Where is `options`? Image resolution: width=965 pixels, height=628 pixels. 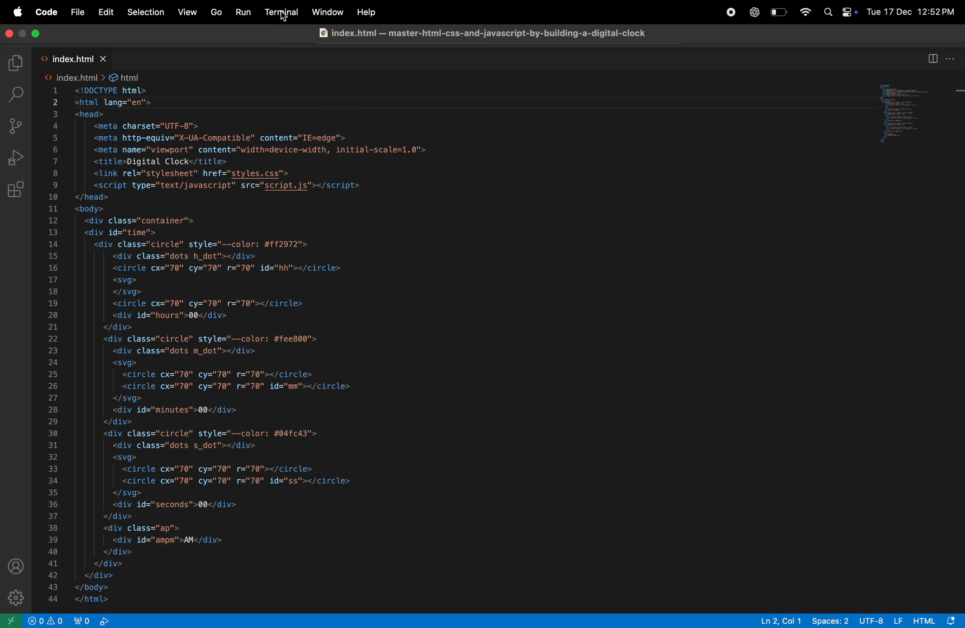 options is located at coordinates (952, 58).